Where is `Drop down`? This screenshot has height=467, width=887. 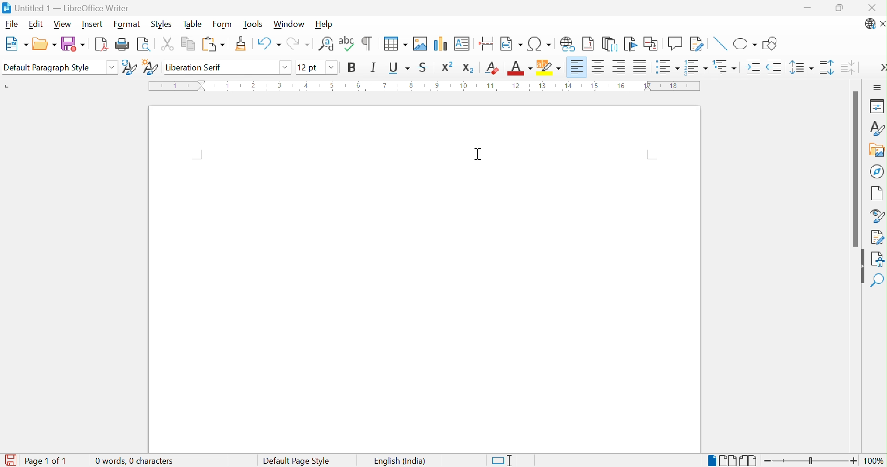 Drop down is located at coordinates (287, 69).